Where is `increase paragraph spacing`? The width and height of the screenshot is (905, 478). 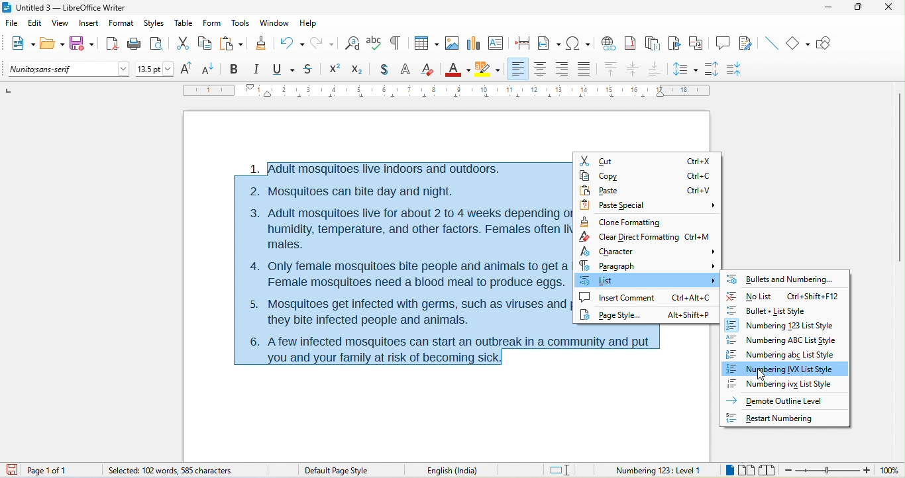 increase paragraph spacing is located at coordinates (716, 70).